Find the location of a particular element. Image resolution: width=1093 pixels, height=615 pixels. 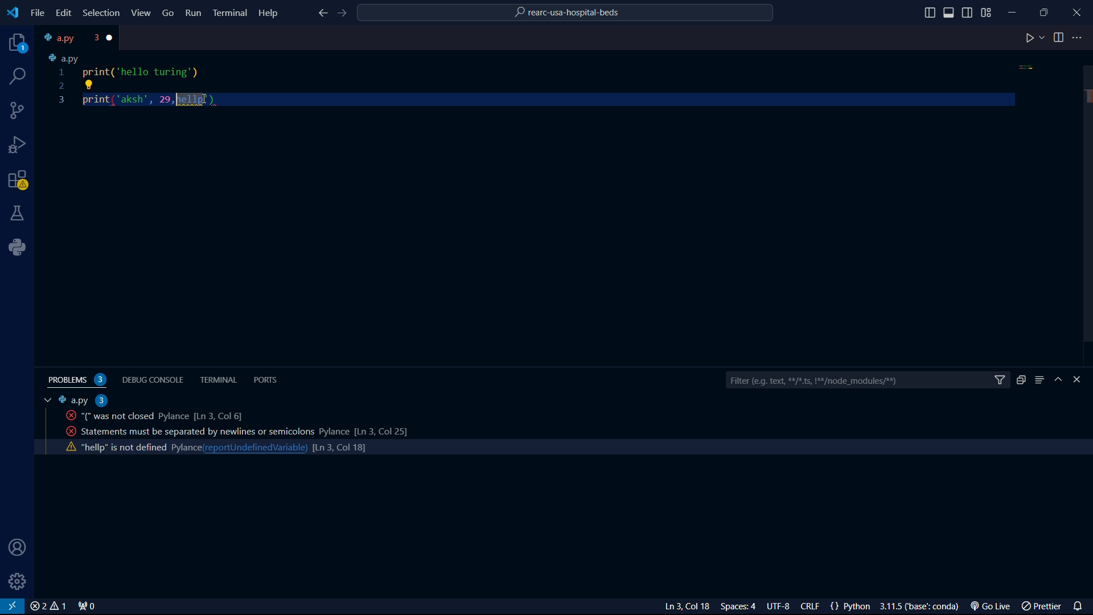

Selection is located at coordinates (103, 14).